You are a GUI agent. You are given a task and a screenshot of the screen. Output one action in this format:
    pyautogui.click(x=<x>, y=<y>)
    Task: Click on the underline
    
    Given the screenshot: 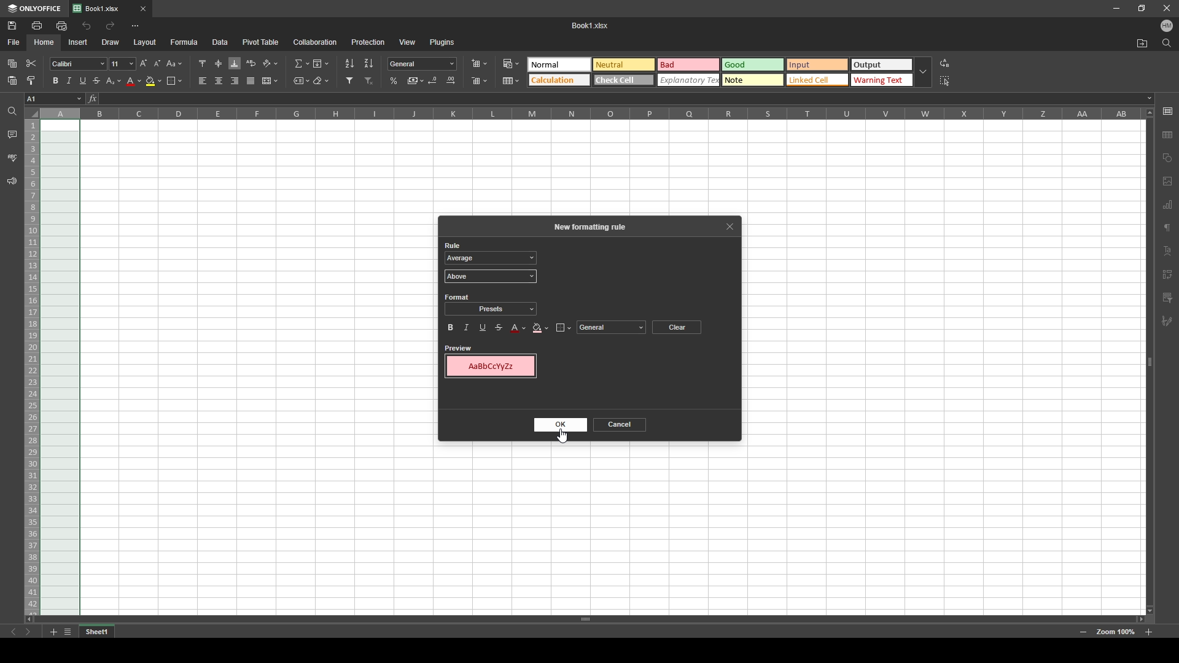 What is the action you would take?
    pyautogui.click(x=484, y=327)
    